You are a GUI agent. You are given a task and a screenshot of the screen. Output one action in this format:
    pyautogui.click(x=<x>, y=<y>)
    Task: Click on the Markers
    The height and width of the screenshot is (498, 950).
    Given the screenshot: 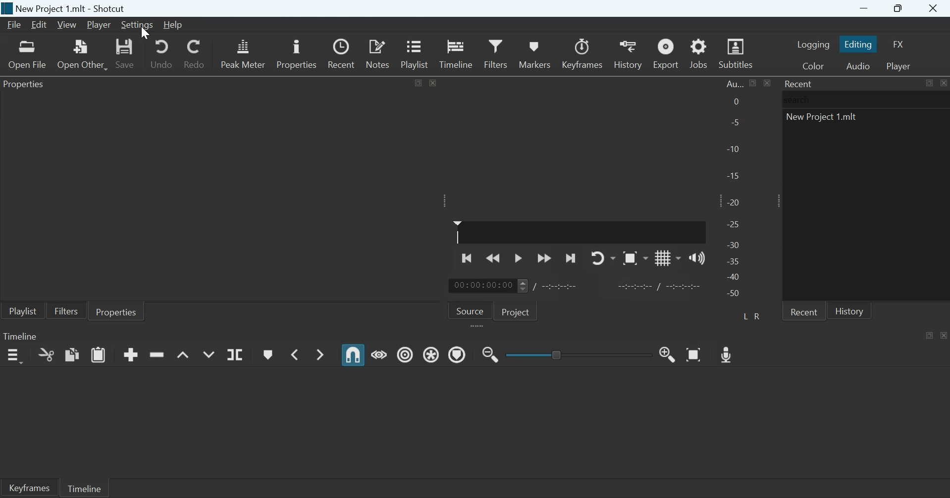 What is the action you would take?
    pyautogui.click(x=534, y=53)
    